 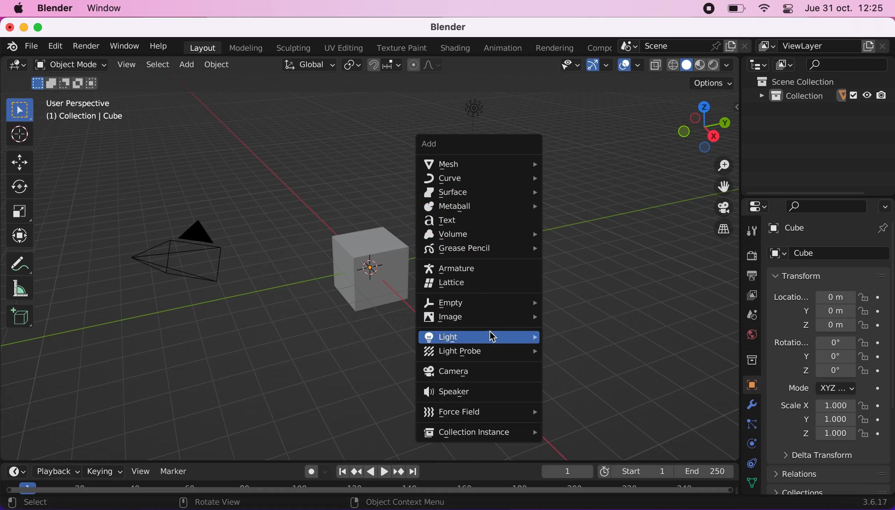 I want to click on options, so click(x=712, y=83).